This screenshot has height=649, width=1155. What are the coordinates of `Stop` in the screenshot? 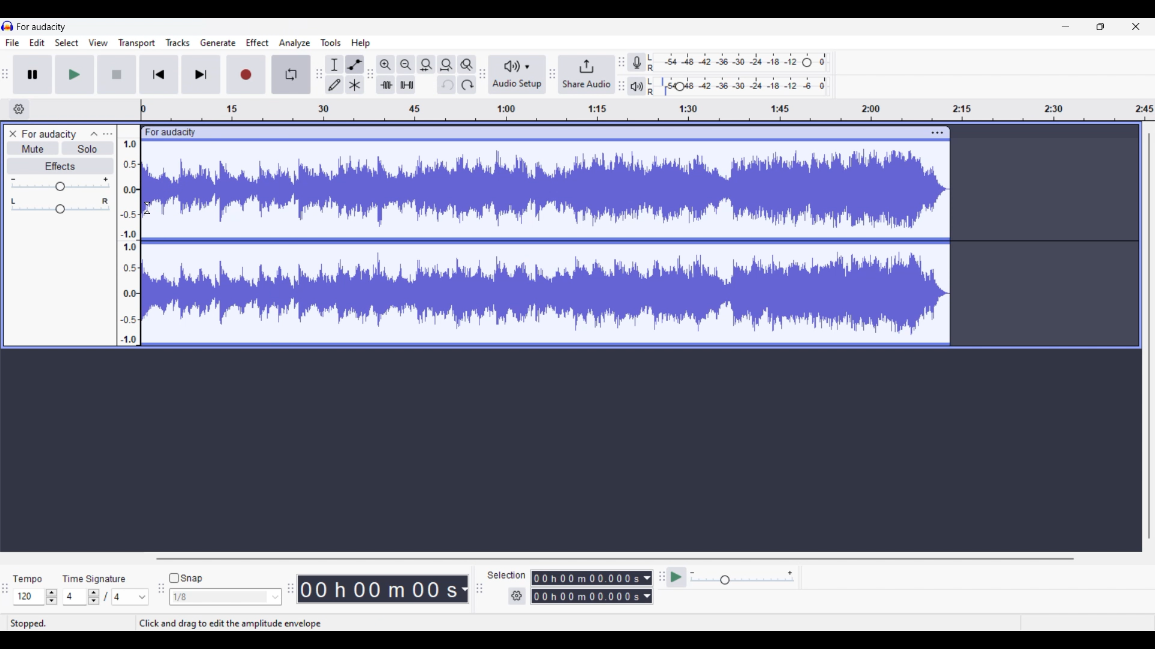 It's located at (117, 75).